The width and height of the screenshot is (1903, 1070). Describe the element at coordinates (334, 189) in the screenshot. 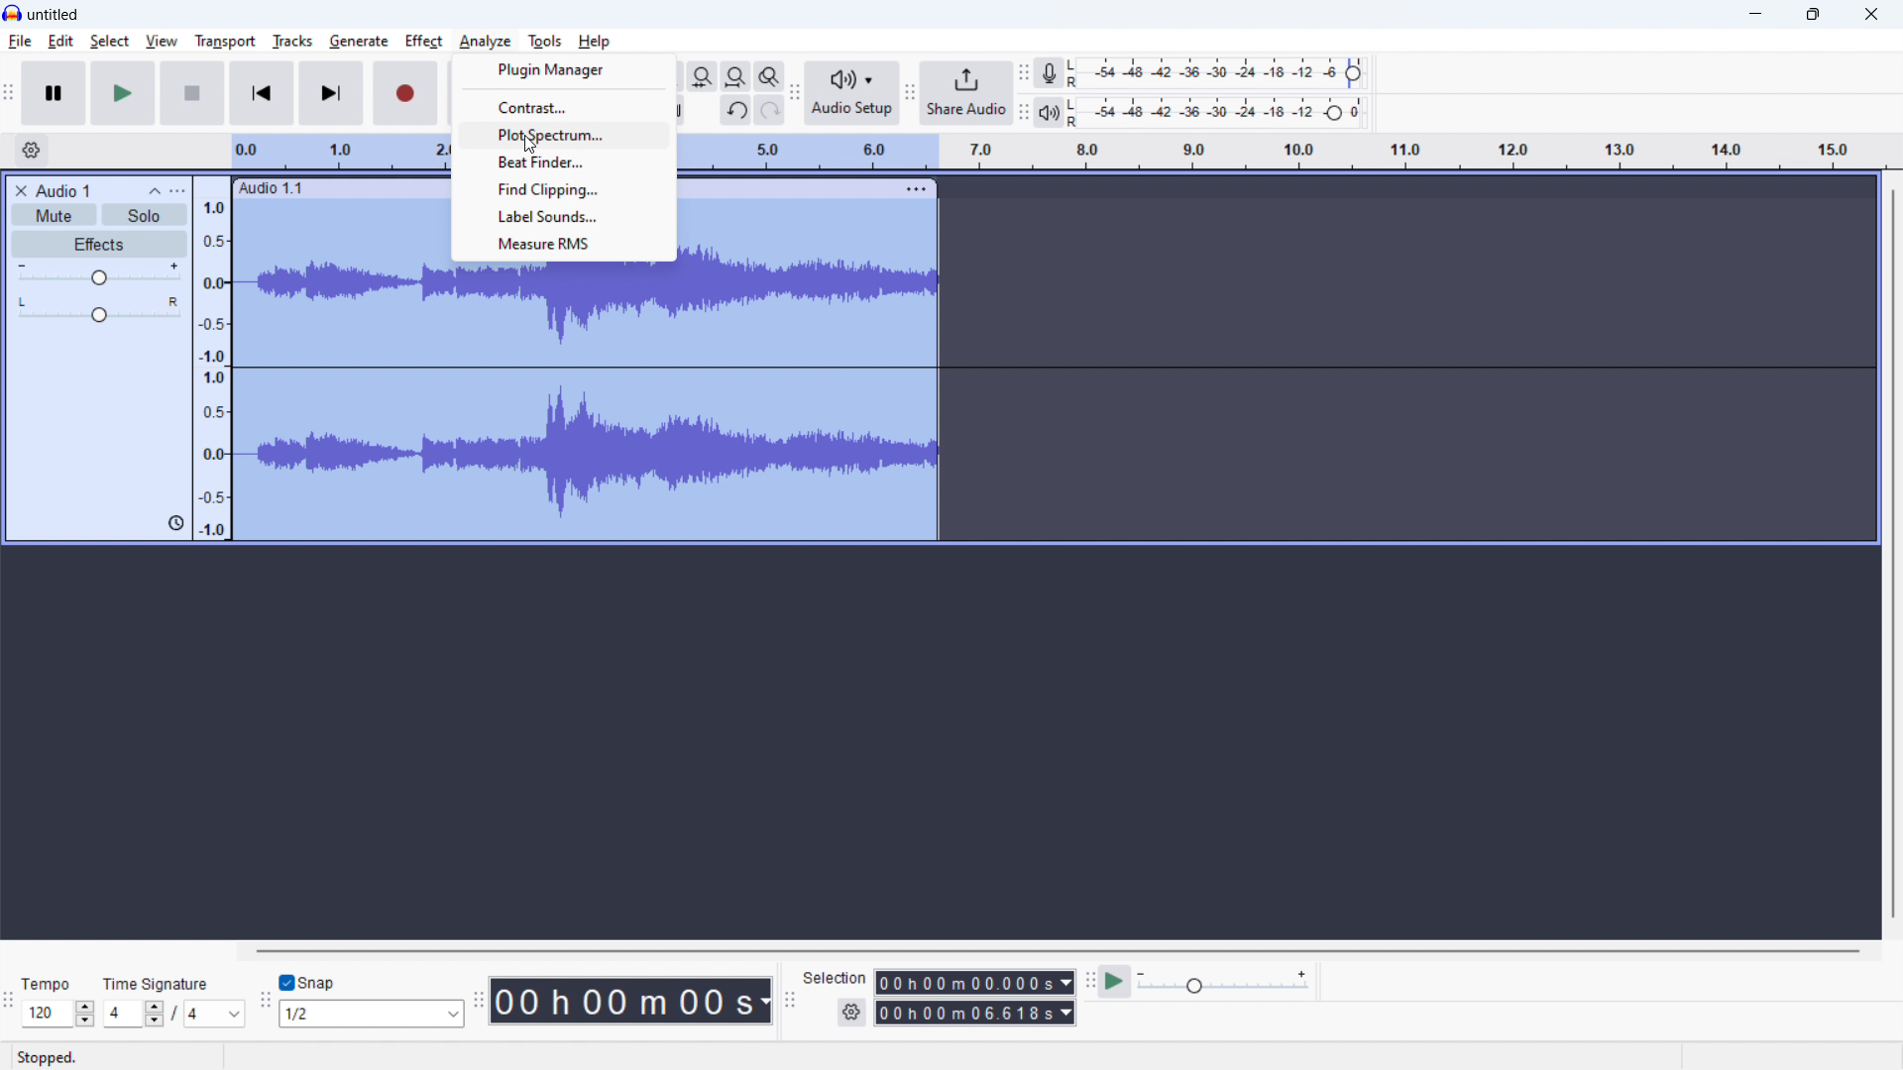

I see `click to move` at that location.